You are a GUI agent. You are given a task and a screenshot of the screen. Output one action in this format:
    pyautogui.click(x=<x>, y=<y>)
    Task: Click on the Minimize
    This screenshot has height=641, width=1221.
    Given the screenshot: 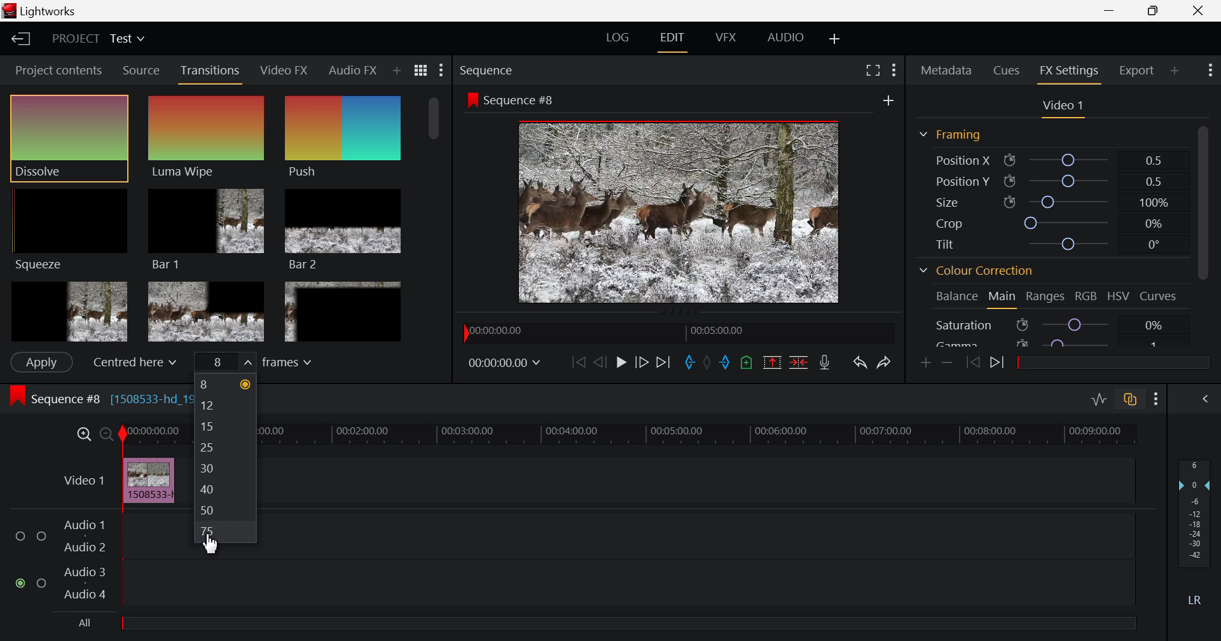 What is the action you would take?
    pyautogui.click(x=1155, y=11)
    